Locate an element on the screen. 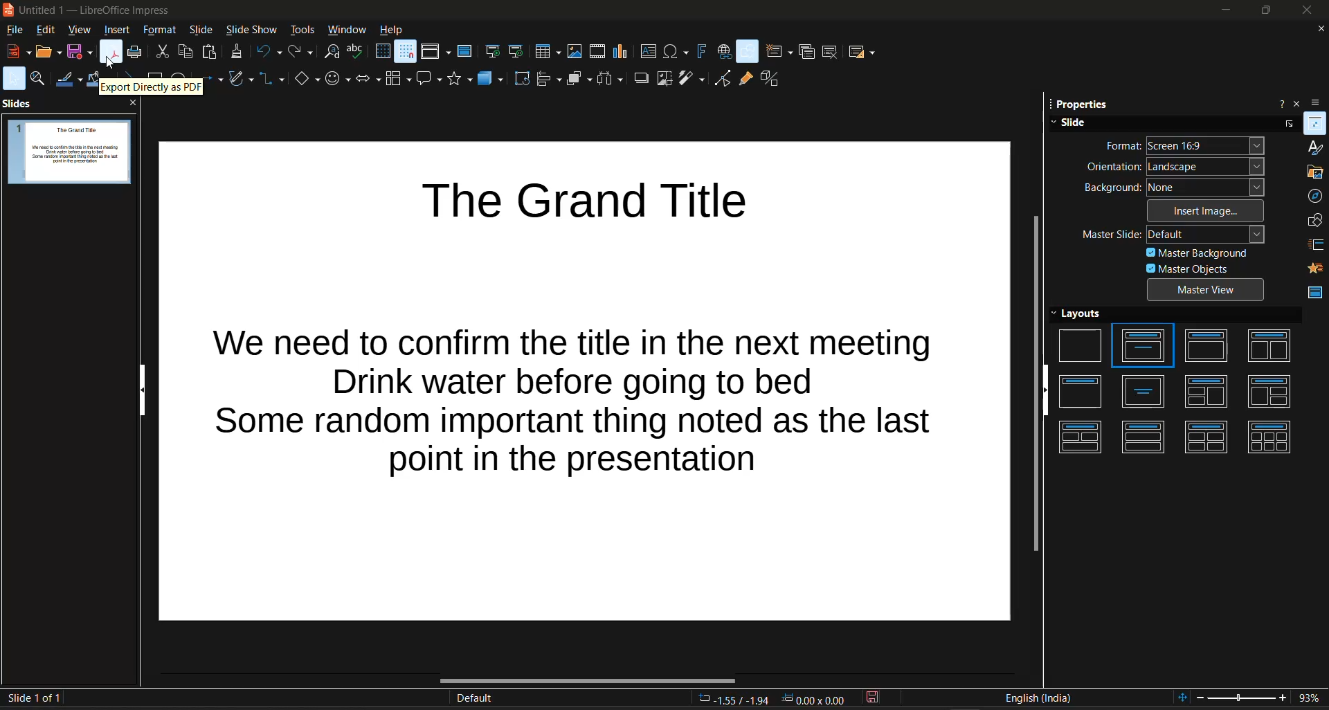  master view is located at coordinates (1208, 290).